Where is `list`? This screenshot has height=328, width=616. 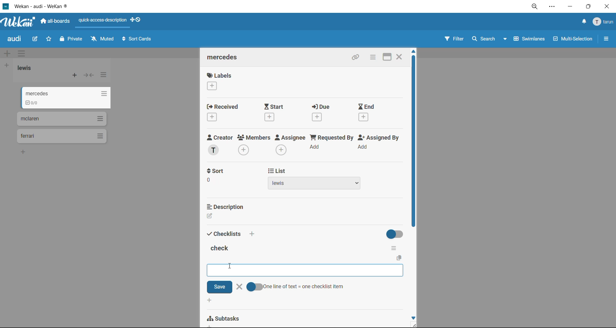
list is located at coordinates (321, 185).